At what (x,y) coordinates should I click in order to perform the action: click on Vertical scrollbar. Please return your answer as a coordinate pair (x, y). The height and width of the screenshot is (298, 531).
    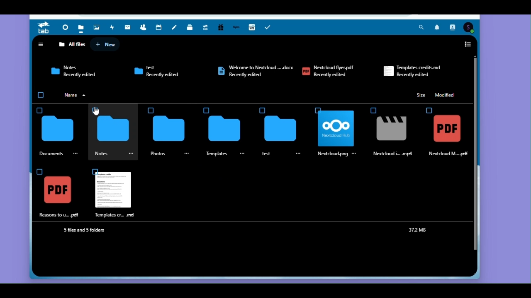
    Looking at the image, I should click on (475, 154).